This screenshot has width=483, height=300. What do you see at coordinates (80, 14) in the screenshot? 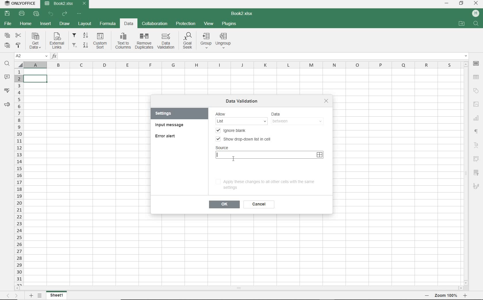
I see `CUSTOMIZE QUICK ACCESS TOOLBAR` at bounding box center [80, 14].